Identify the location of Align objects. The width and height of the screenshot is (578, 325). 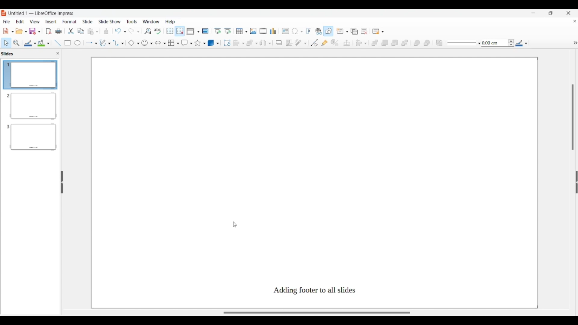
(361, 43).